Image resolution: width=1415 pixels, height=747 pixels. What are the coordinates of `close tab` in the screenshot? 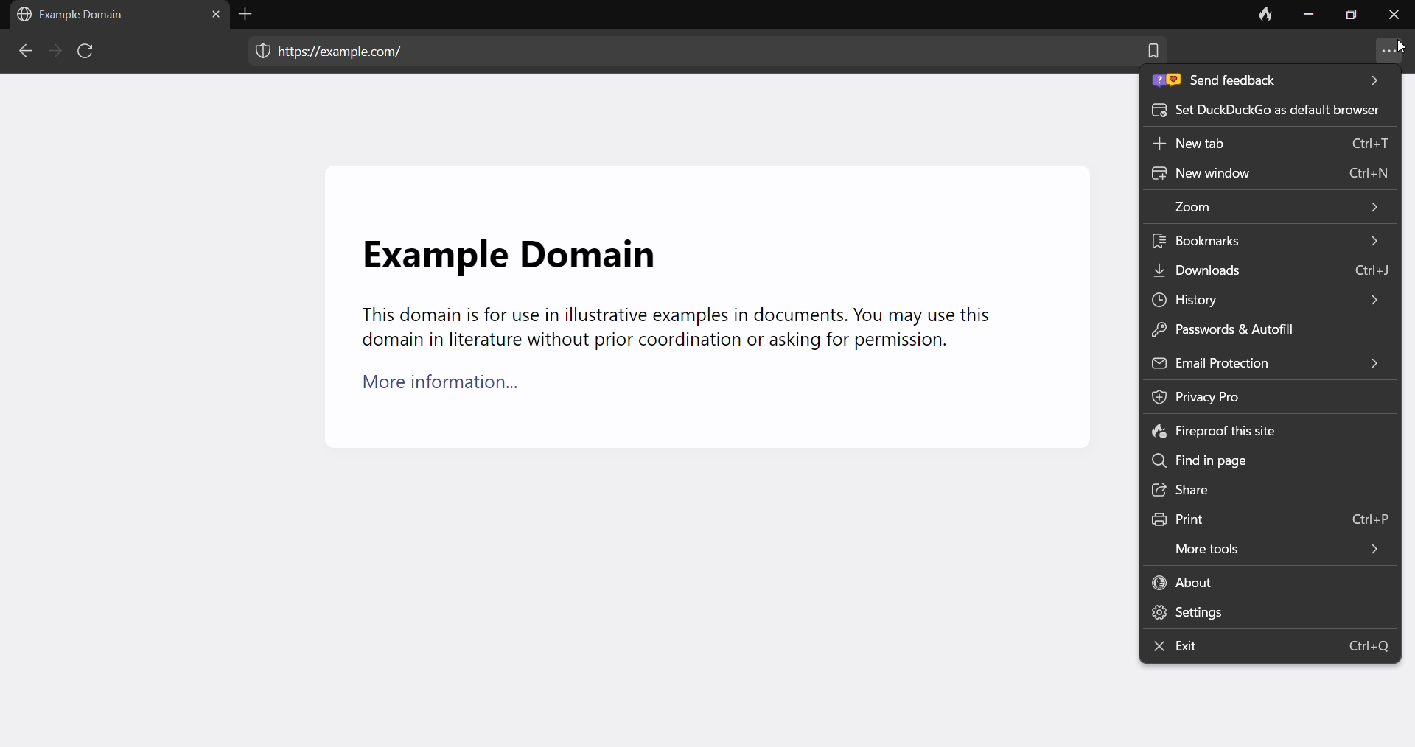 It's located at (212, 17).